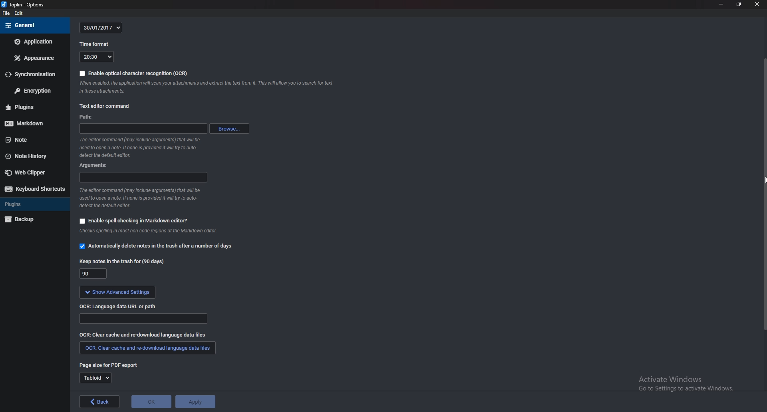  Describe the element at coordinates (754, 5) in the screenshot. I see `close` at that location.